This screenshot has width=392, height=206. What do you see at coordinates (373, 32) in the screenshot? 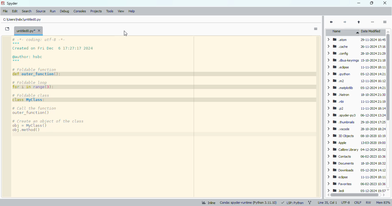
I see `date modified` at bounding box center [373, 32].